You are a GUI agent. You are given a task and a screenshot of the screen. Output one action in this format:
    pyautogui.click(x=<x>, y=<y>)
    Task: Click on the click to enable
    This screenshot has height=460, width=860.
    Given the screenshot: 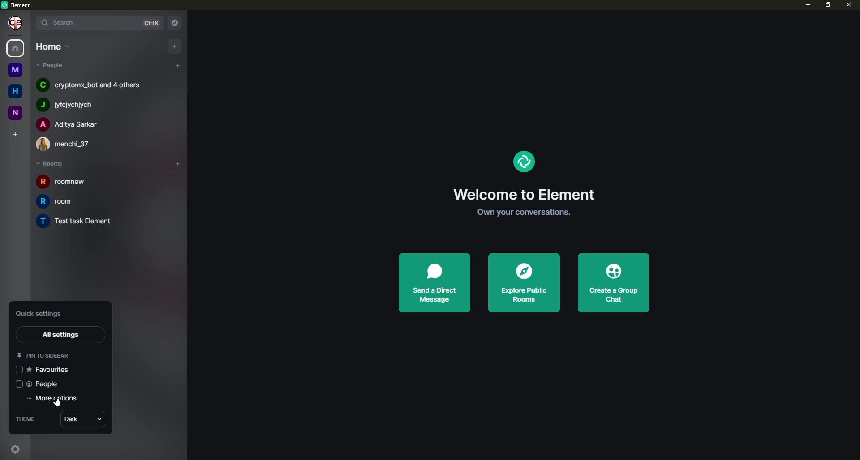 What is the action you would take?
    pyautogui.click(x=18, y=370)
    